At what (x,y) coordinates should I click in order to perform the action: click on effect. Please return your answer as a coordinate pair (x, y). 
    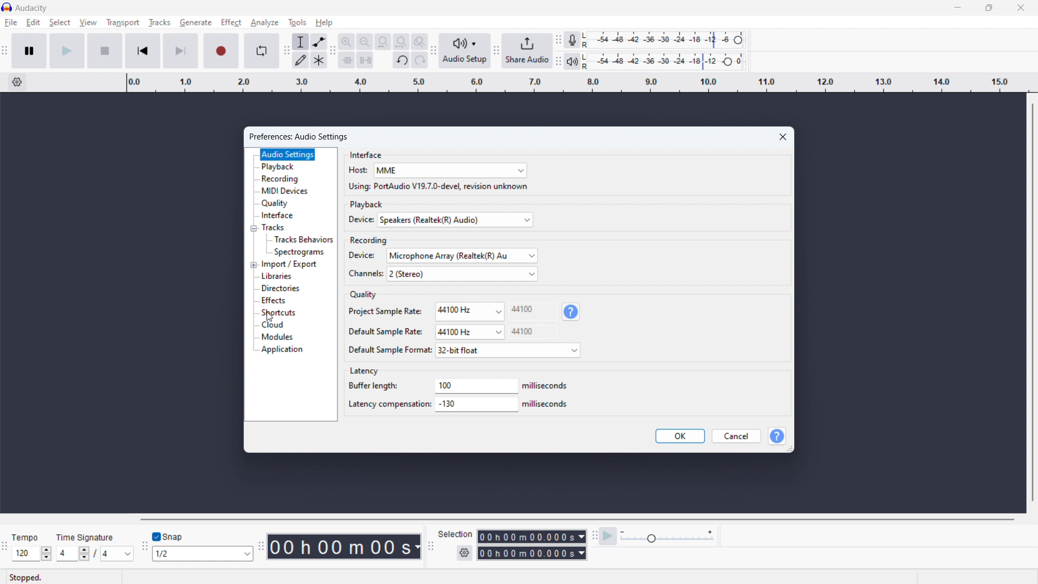
    Looking at the image, I should click on (231, 22).